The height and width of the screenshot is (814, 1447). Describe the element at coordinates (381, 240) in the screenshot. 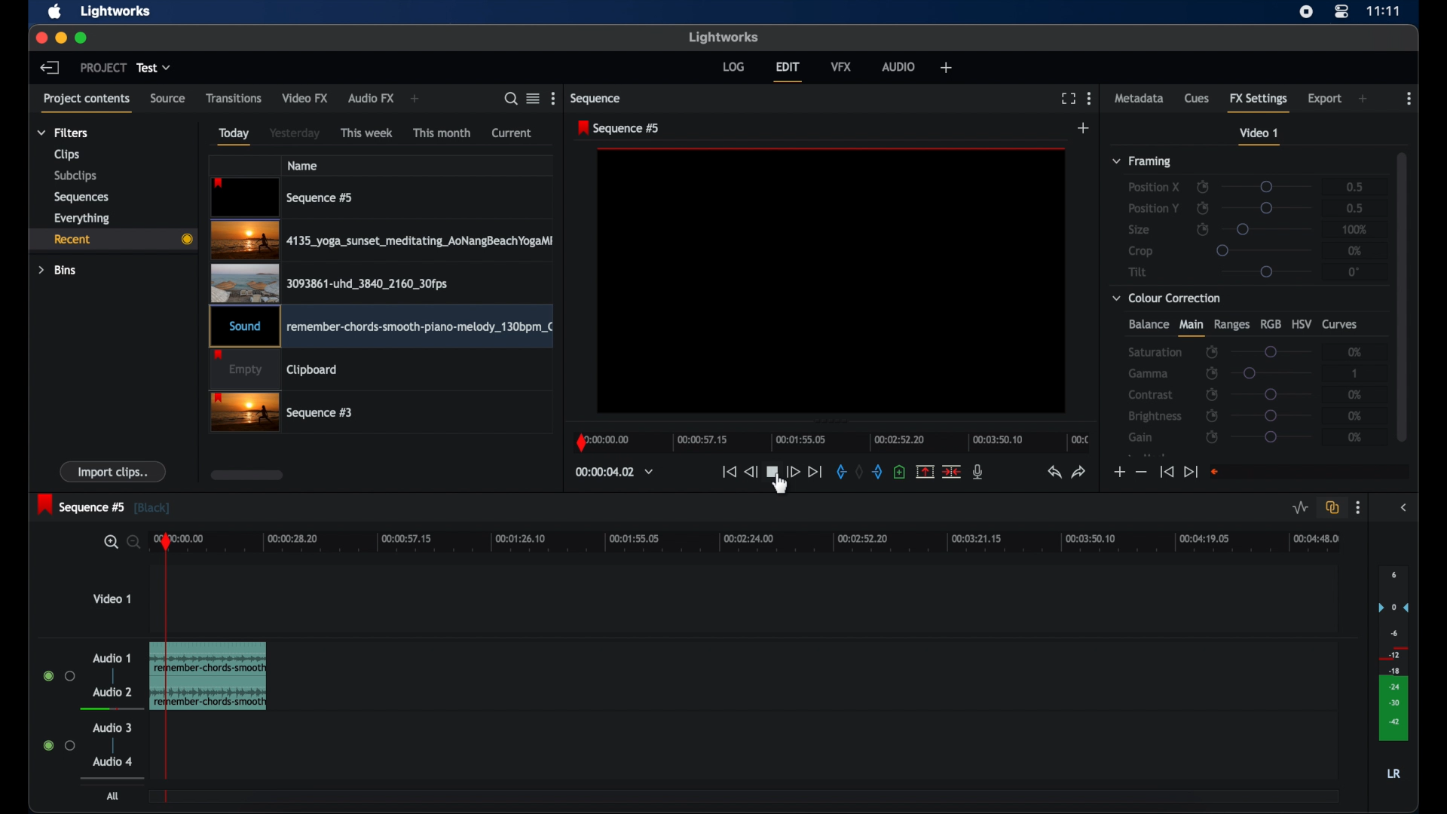

I see `video clip` at that location.